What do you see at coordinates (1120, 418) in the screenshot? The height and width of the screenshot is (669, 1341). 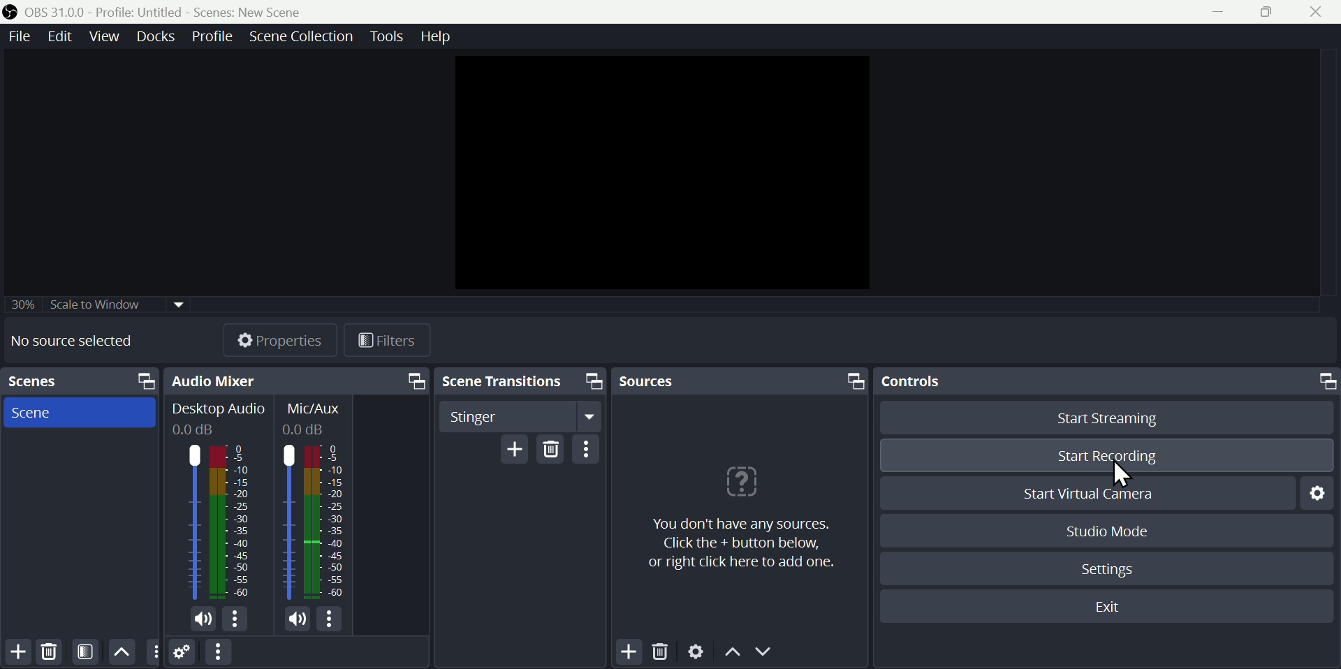 I see `Start streaming ` at bounding box center [1120, 418].